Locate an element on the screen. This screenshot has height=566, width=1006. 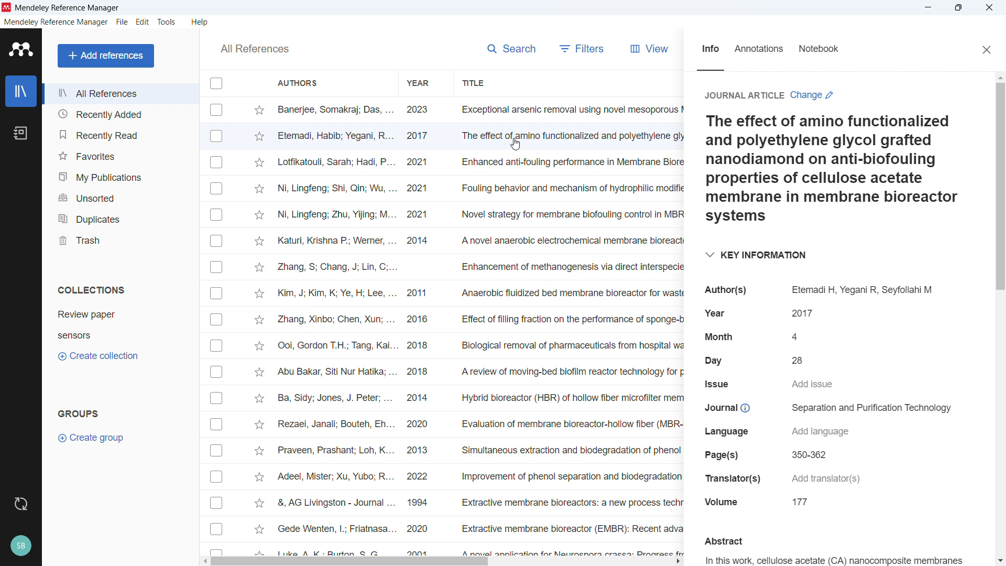
Month  is located at coordinates (752, 335).